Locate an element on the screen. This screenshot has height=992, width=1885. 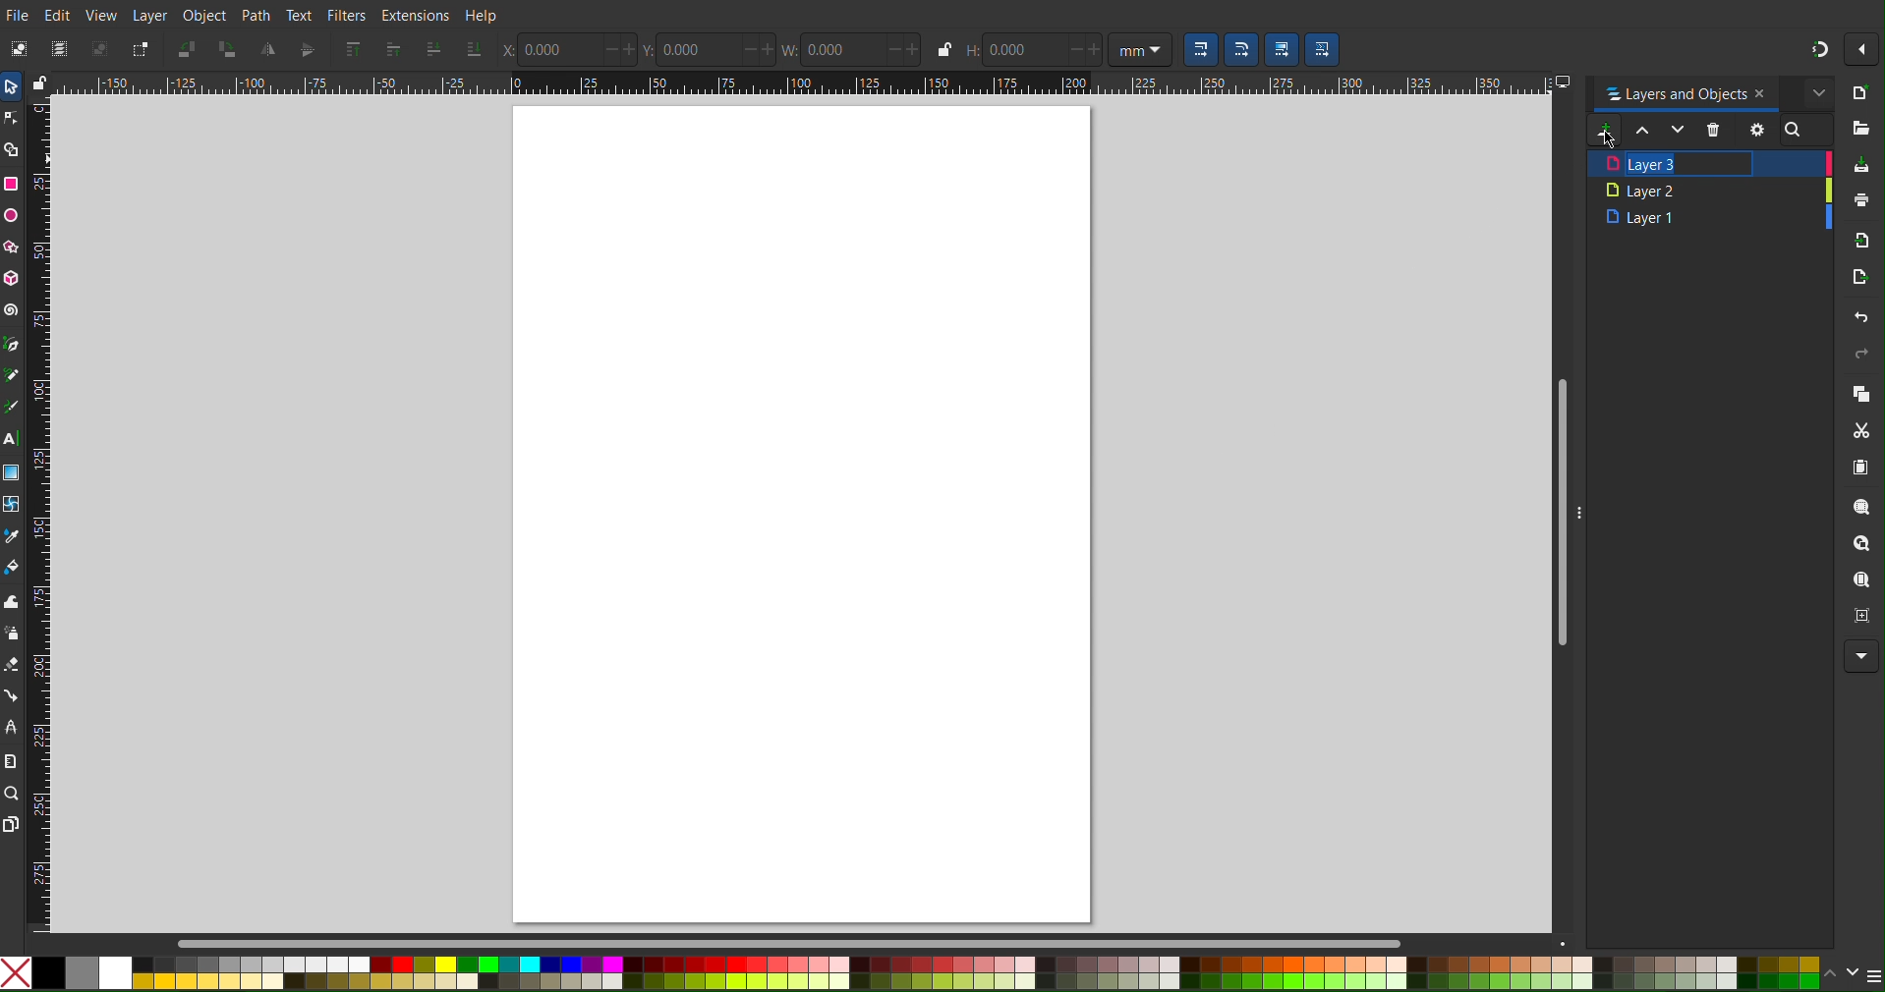
Line Color is located at coordinates (13, 535).